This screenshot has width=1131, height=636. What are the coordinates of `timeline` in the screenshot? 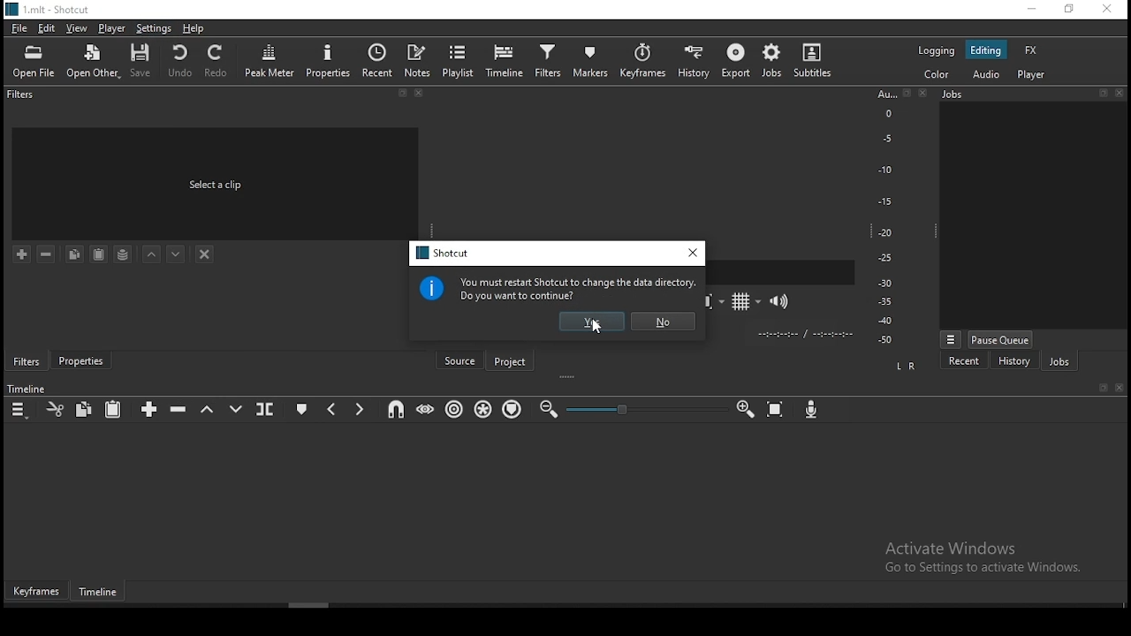 It's located at (102, 594).